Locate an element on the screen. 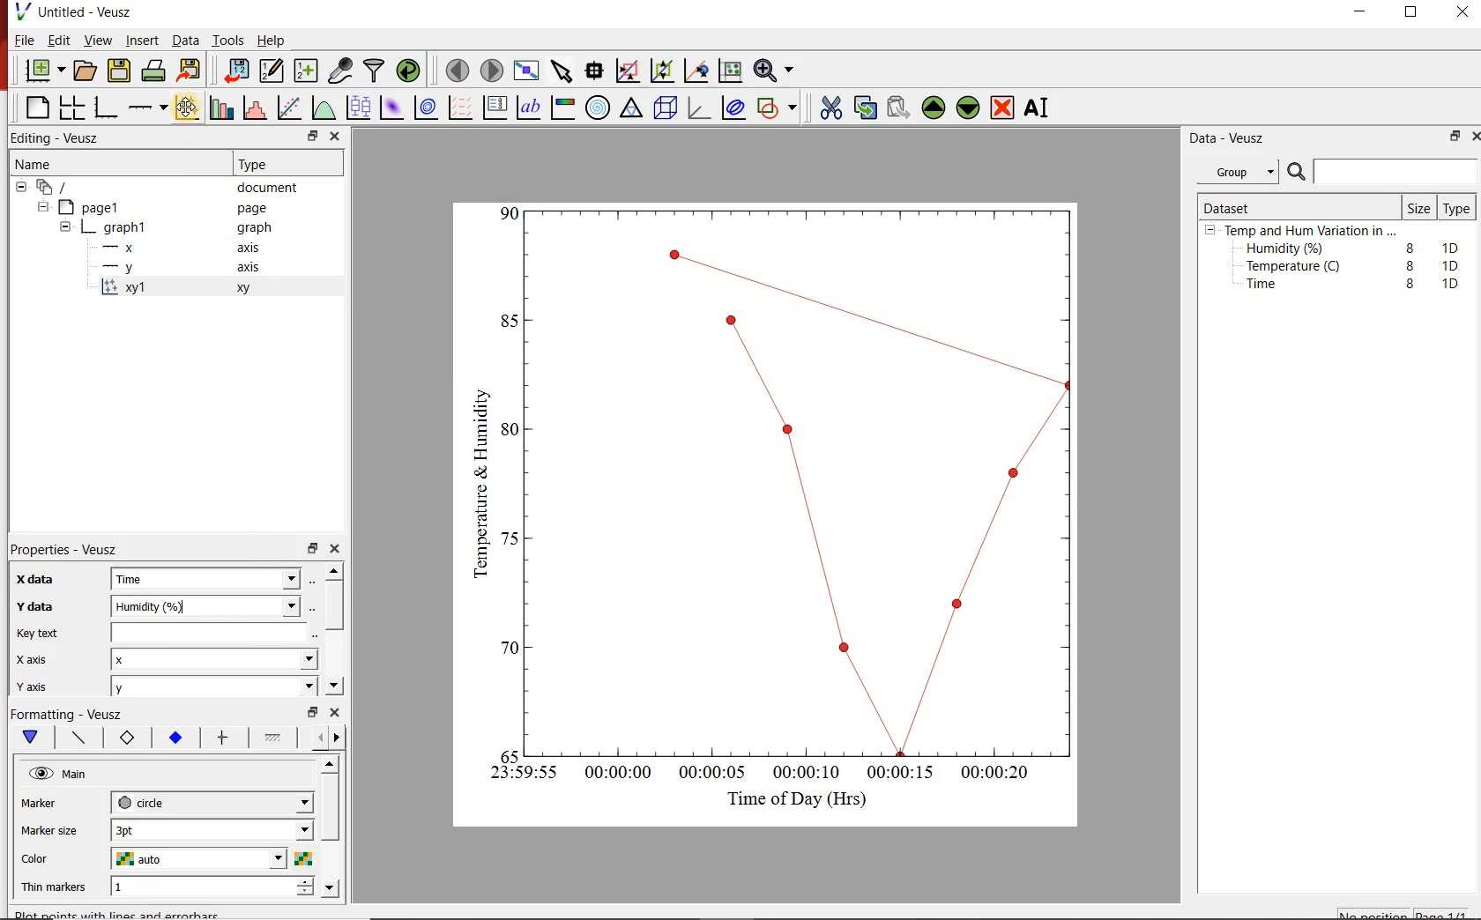  view plot full screen is located at coordinates (527, 71).